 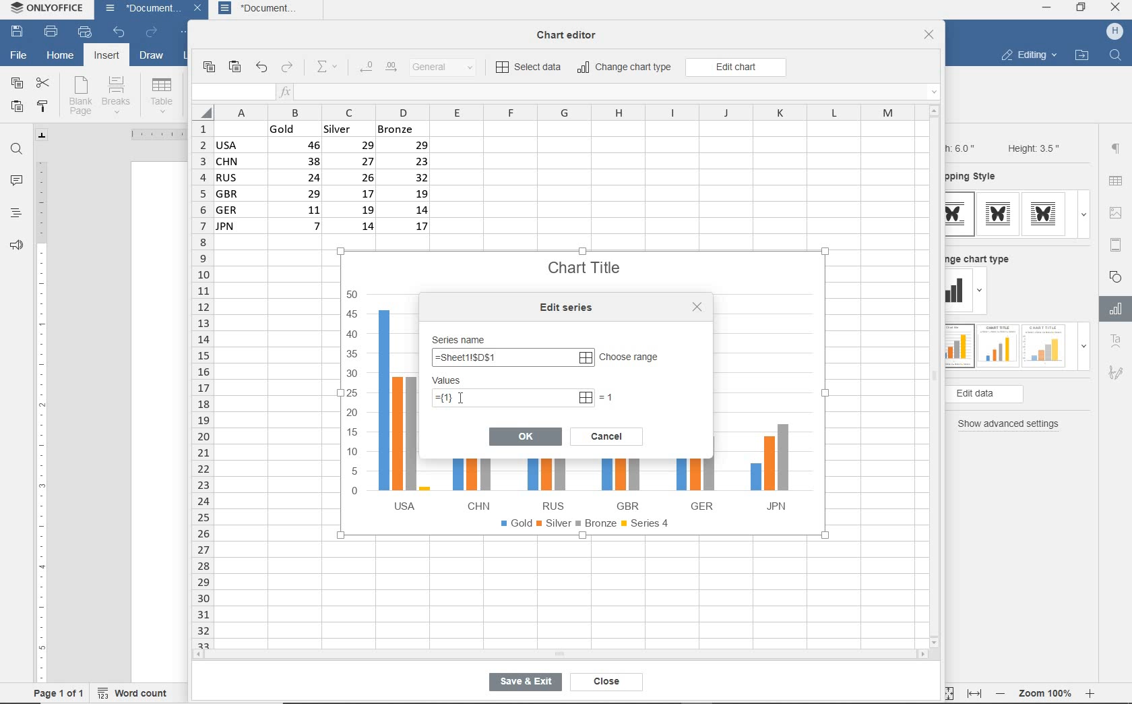 I want to click on paste, so click(x=17, y=108).